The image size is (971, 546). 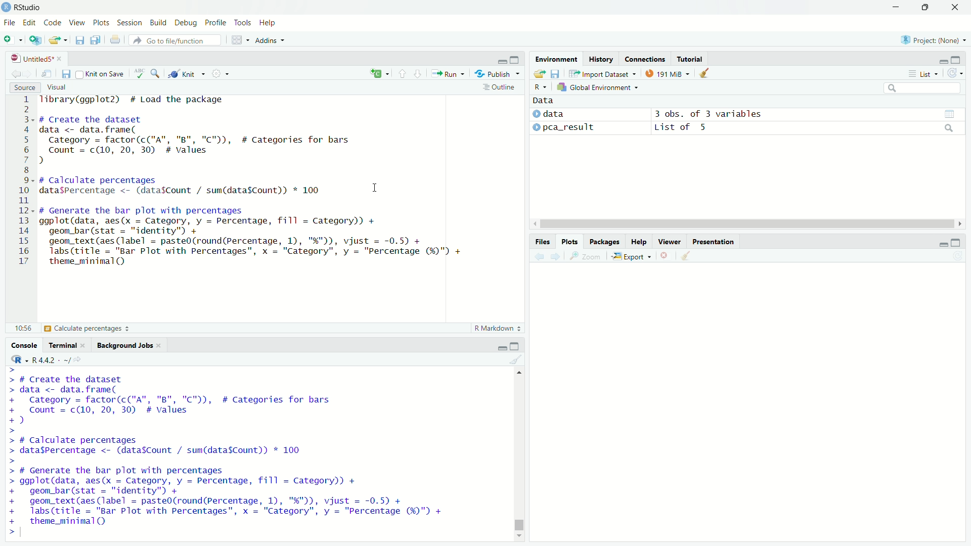 I want to click on help, so click(x=639, y=242).